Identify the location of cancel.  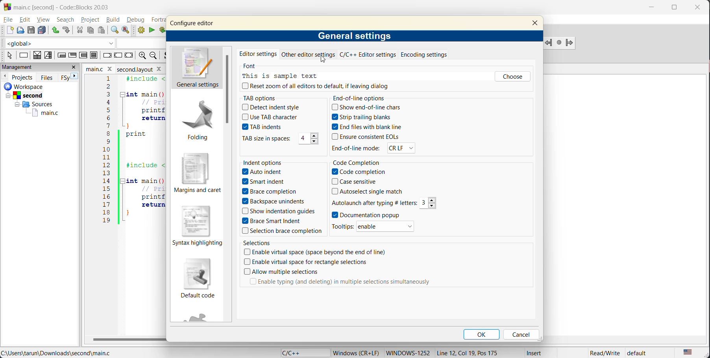
(520, 334).